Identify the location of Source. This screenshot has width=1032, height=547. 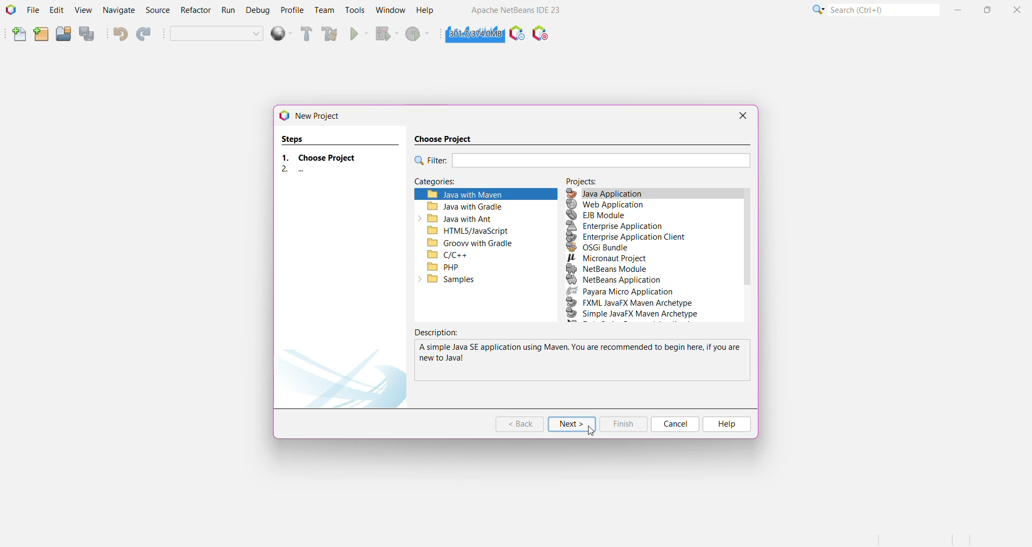
(156, 10).